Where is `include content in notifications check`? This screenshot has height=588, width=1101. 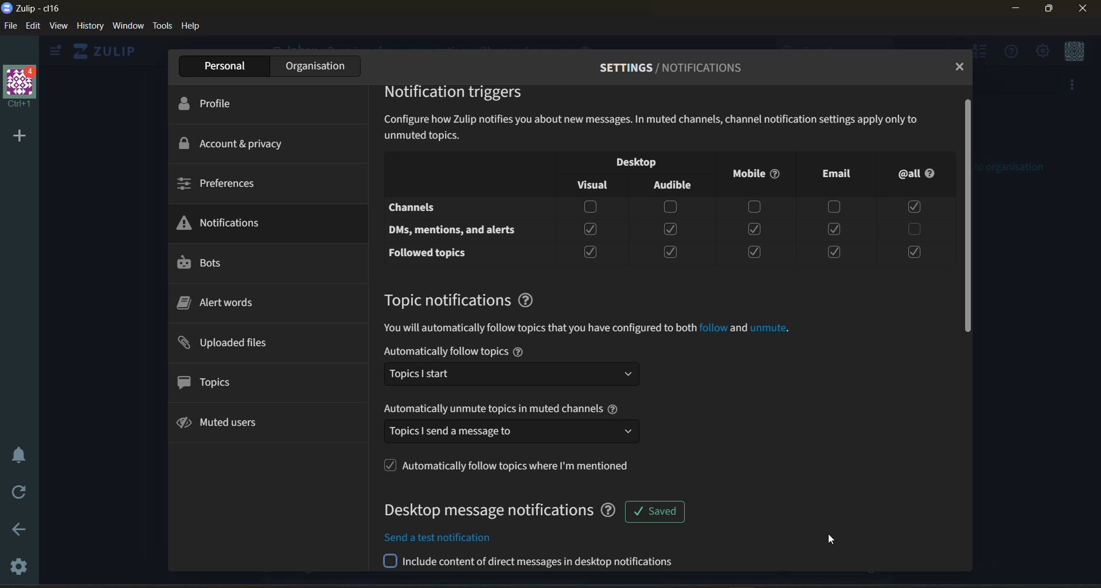 include content in notifications check is located at coordinates (523, 536).